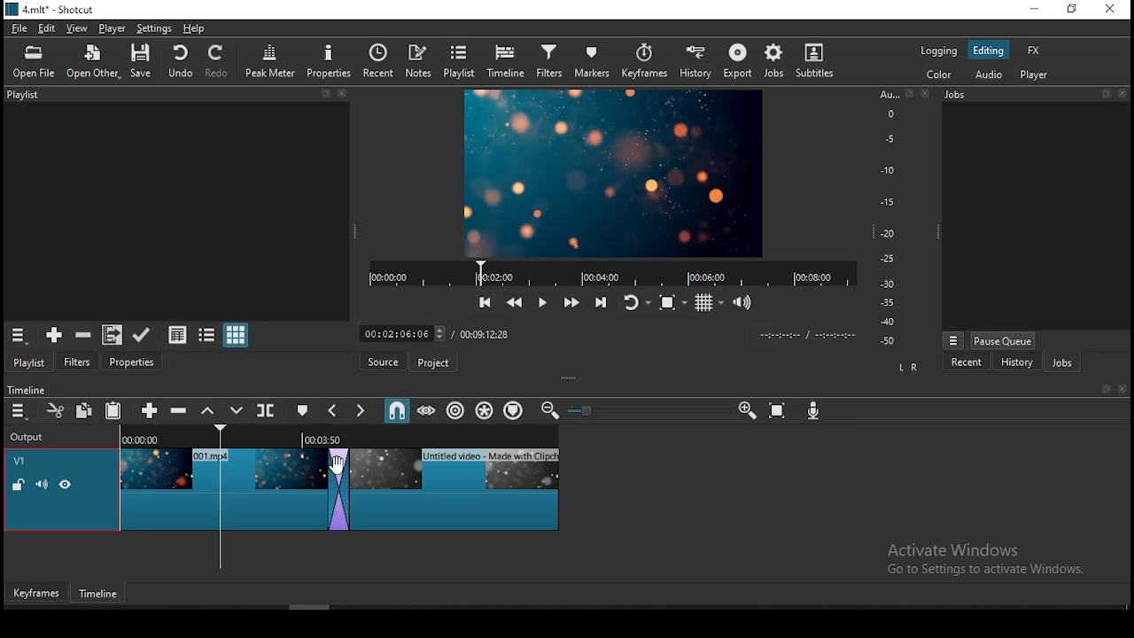  I want to click on ripple markers, so click(514, 411).